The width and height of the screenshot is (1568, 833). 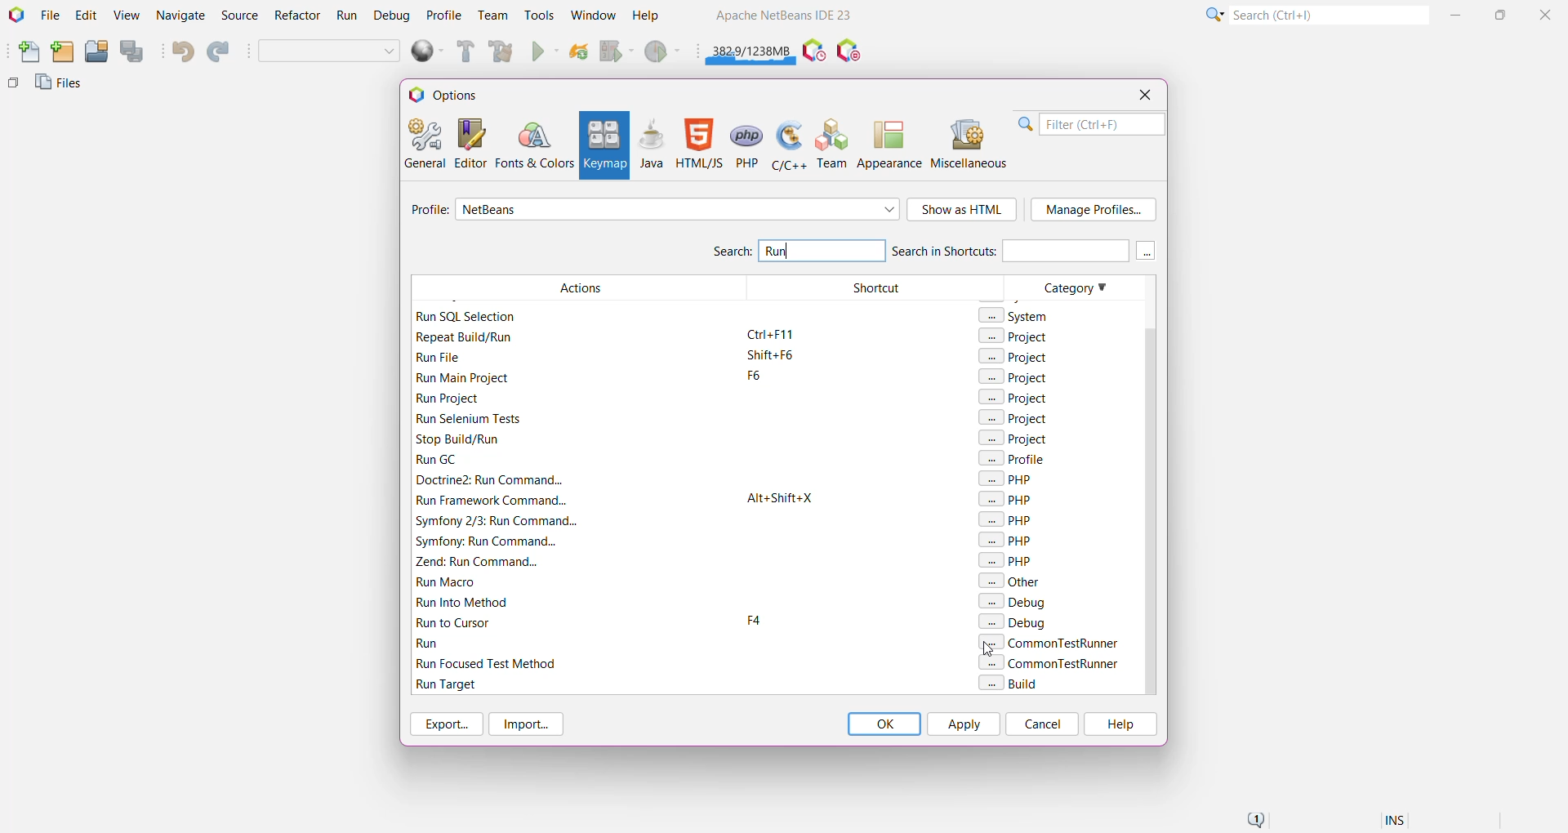 I want to click on Pause I/O Checks, so click(x=850, y=51).